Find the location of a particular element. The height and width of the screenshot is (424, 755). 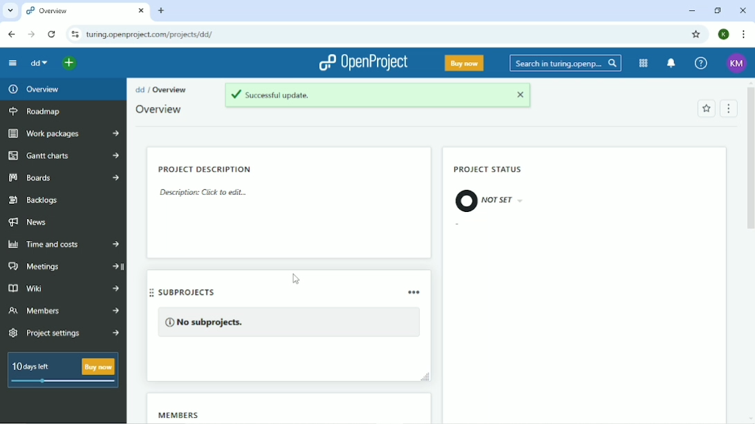

Help is located at coordinates (701, 62).